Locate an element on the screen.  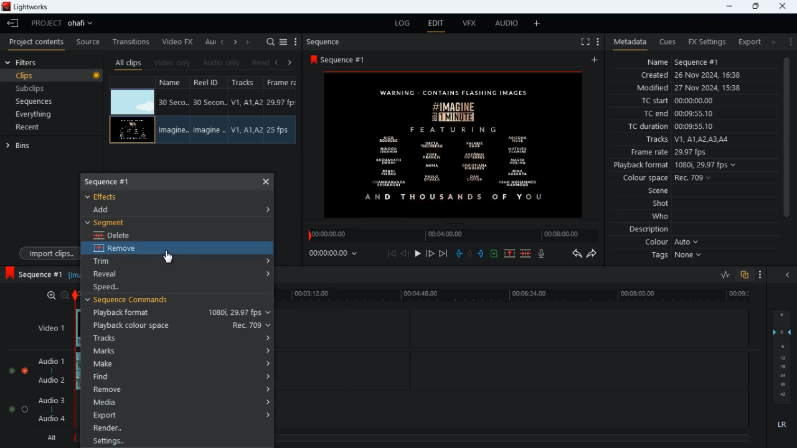
speed is located at coordinates (126, 286).